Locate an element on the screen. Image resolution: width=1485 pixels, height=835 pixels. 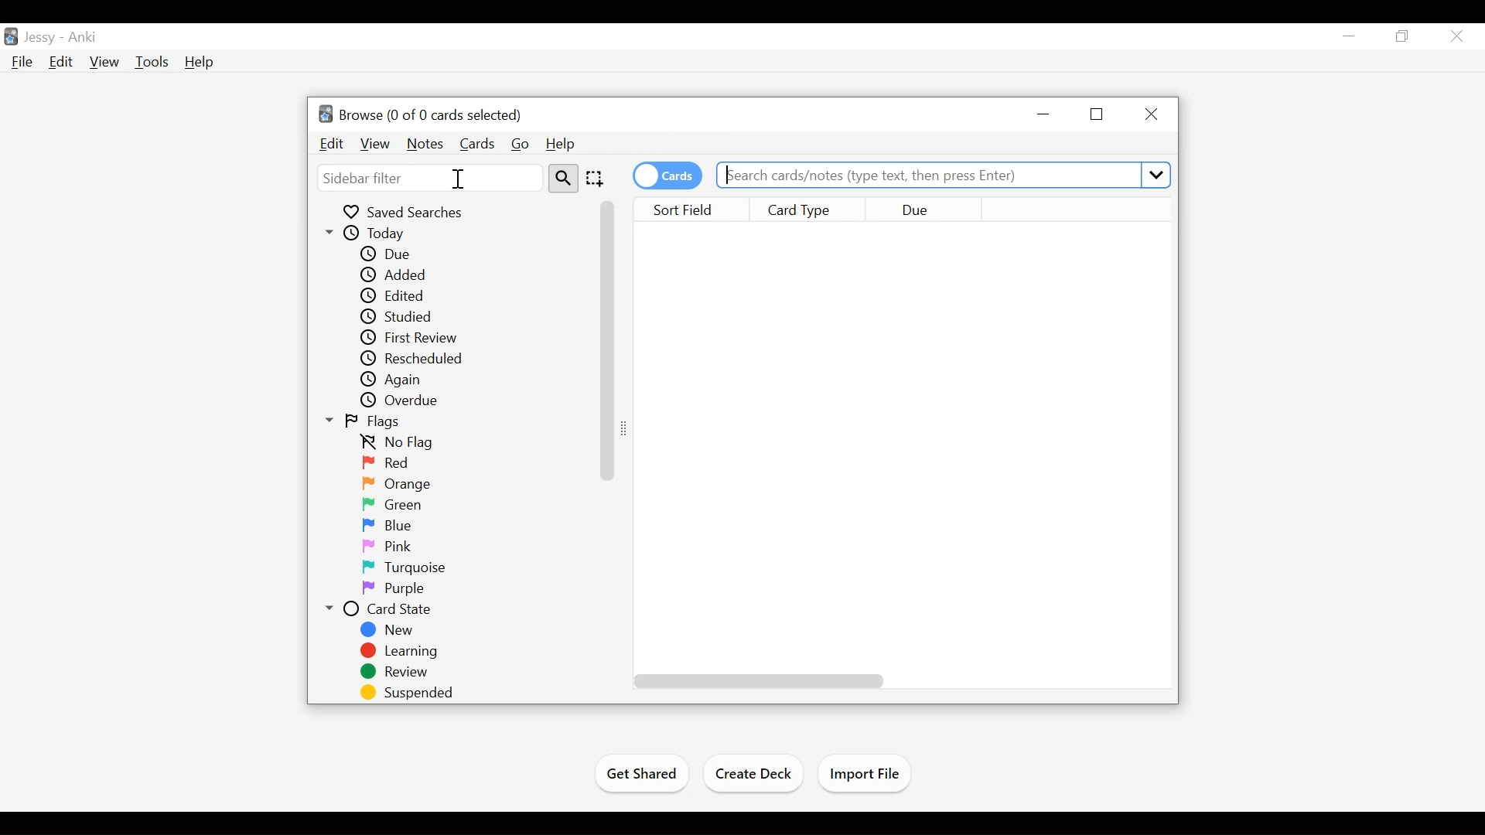
Due is located at coordinates (389, 255).